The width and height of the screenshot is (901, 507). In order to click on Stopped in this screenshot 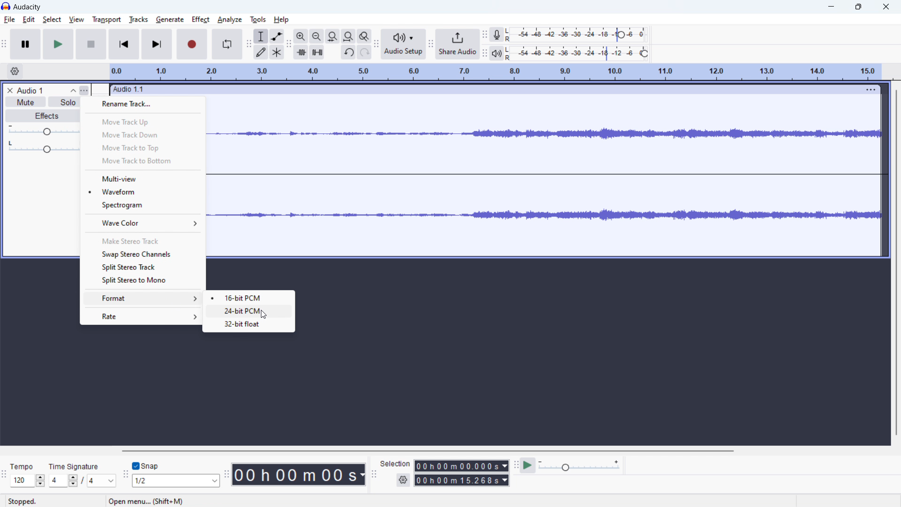, I will do `click(30, 501)`.